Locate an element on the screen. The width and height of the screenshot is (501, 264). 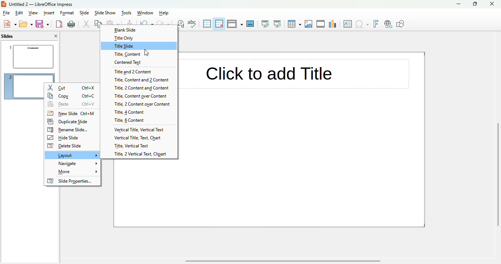
slide 1 selected is located at coordinates (29, 55).